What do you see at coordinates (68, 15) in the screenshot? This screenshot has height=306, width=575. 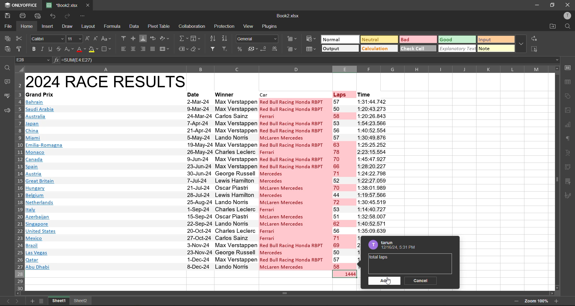 I see `redo` at bounding box center [68, 15].